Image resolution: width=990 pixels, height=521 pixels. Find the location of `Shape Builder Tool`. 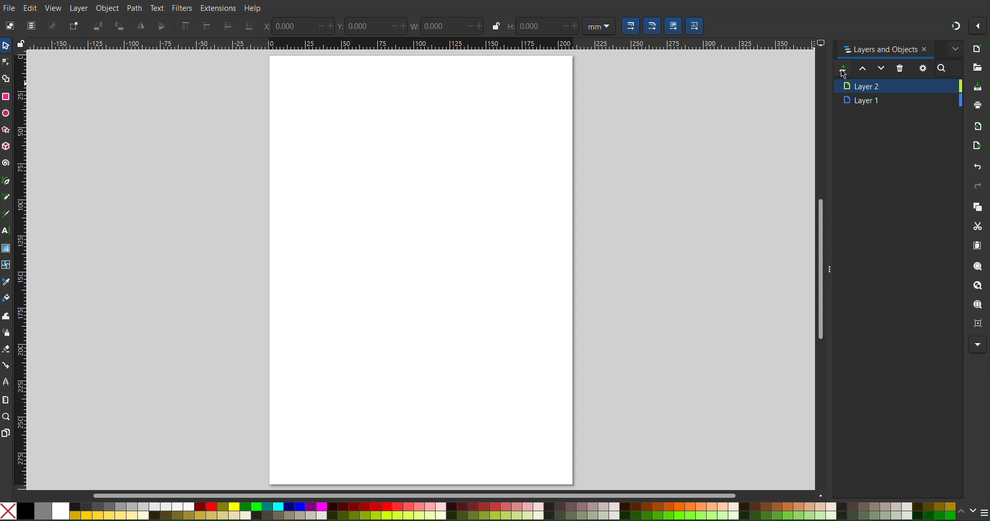

Shape Builder Tool is located at coordinates (9, 78).